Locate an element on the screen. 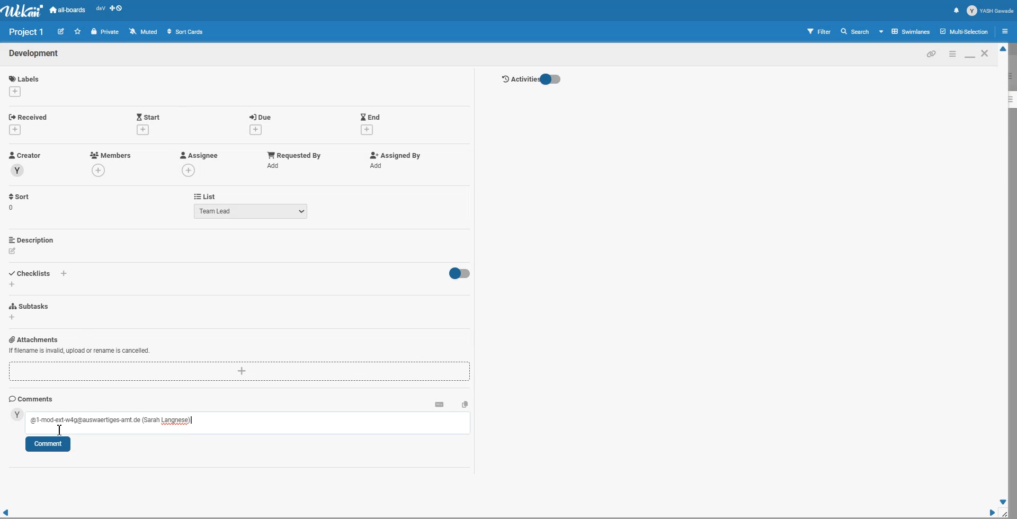 The image size is (1017, 519). Maximize is located at coordinates (969, 53).